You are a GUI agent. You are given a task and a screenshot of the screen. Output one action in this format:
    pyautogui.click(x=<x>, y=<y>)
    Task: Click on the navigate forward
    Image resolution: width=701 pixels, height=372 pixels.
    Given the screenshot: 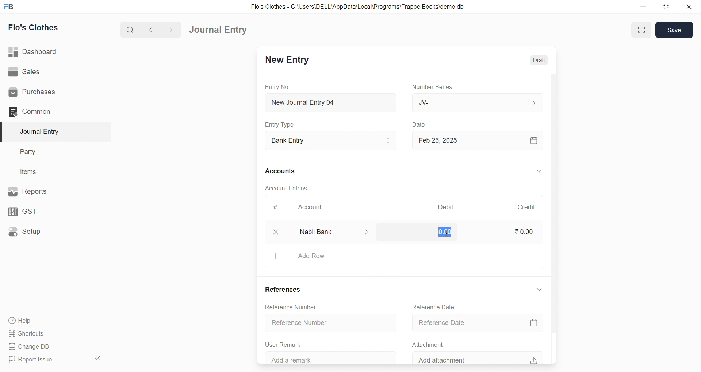 What is the action you would take?
    pyautogui.click(x=171, y=29)
    